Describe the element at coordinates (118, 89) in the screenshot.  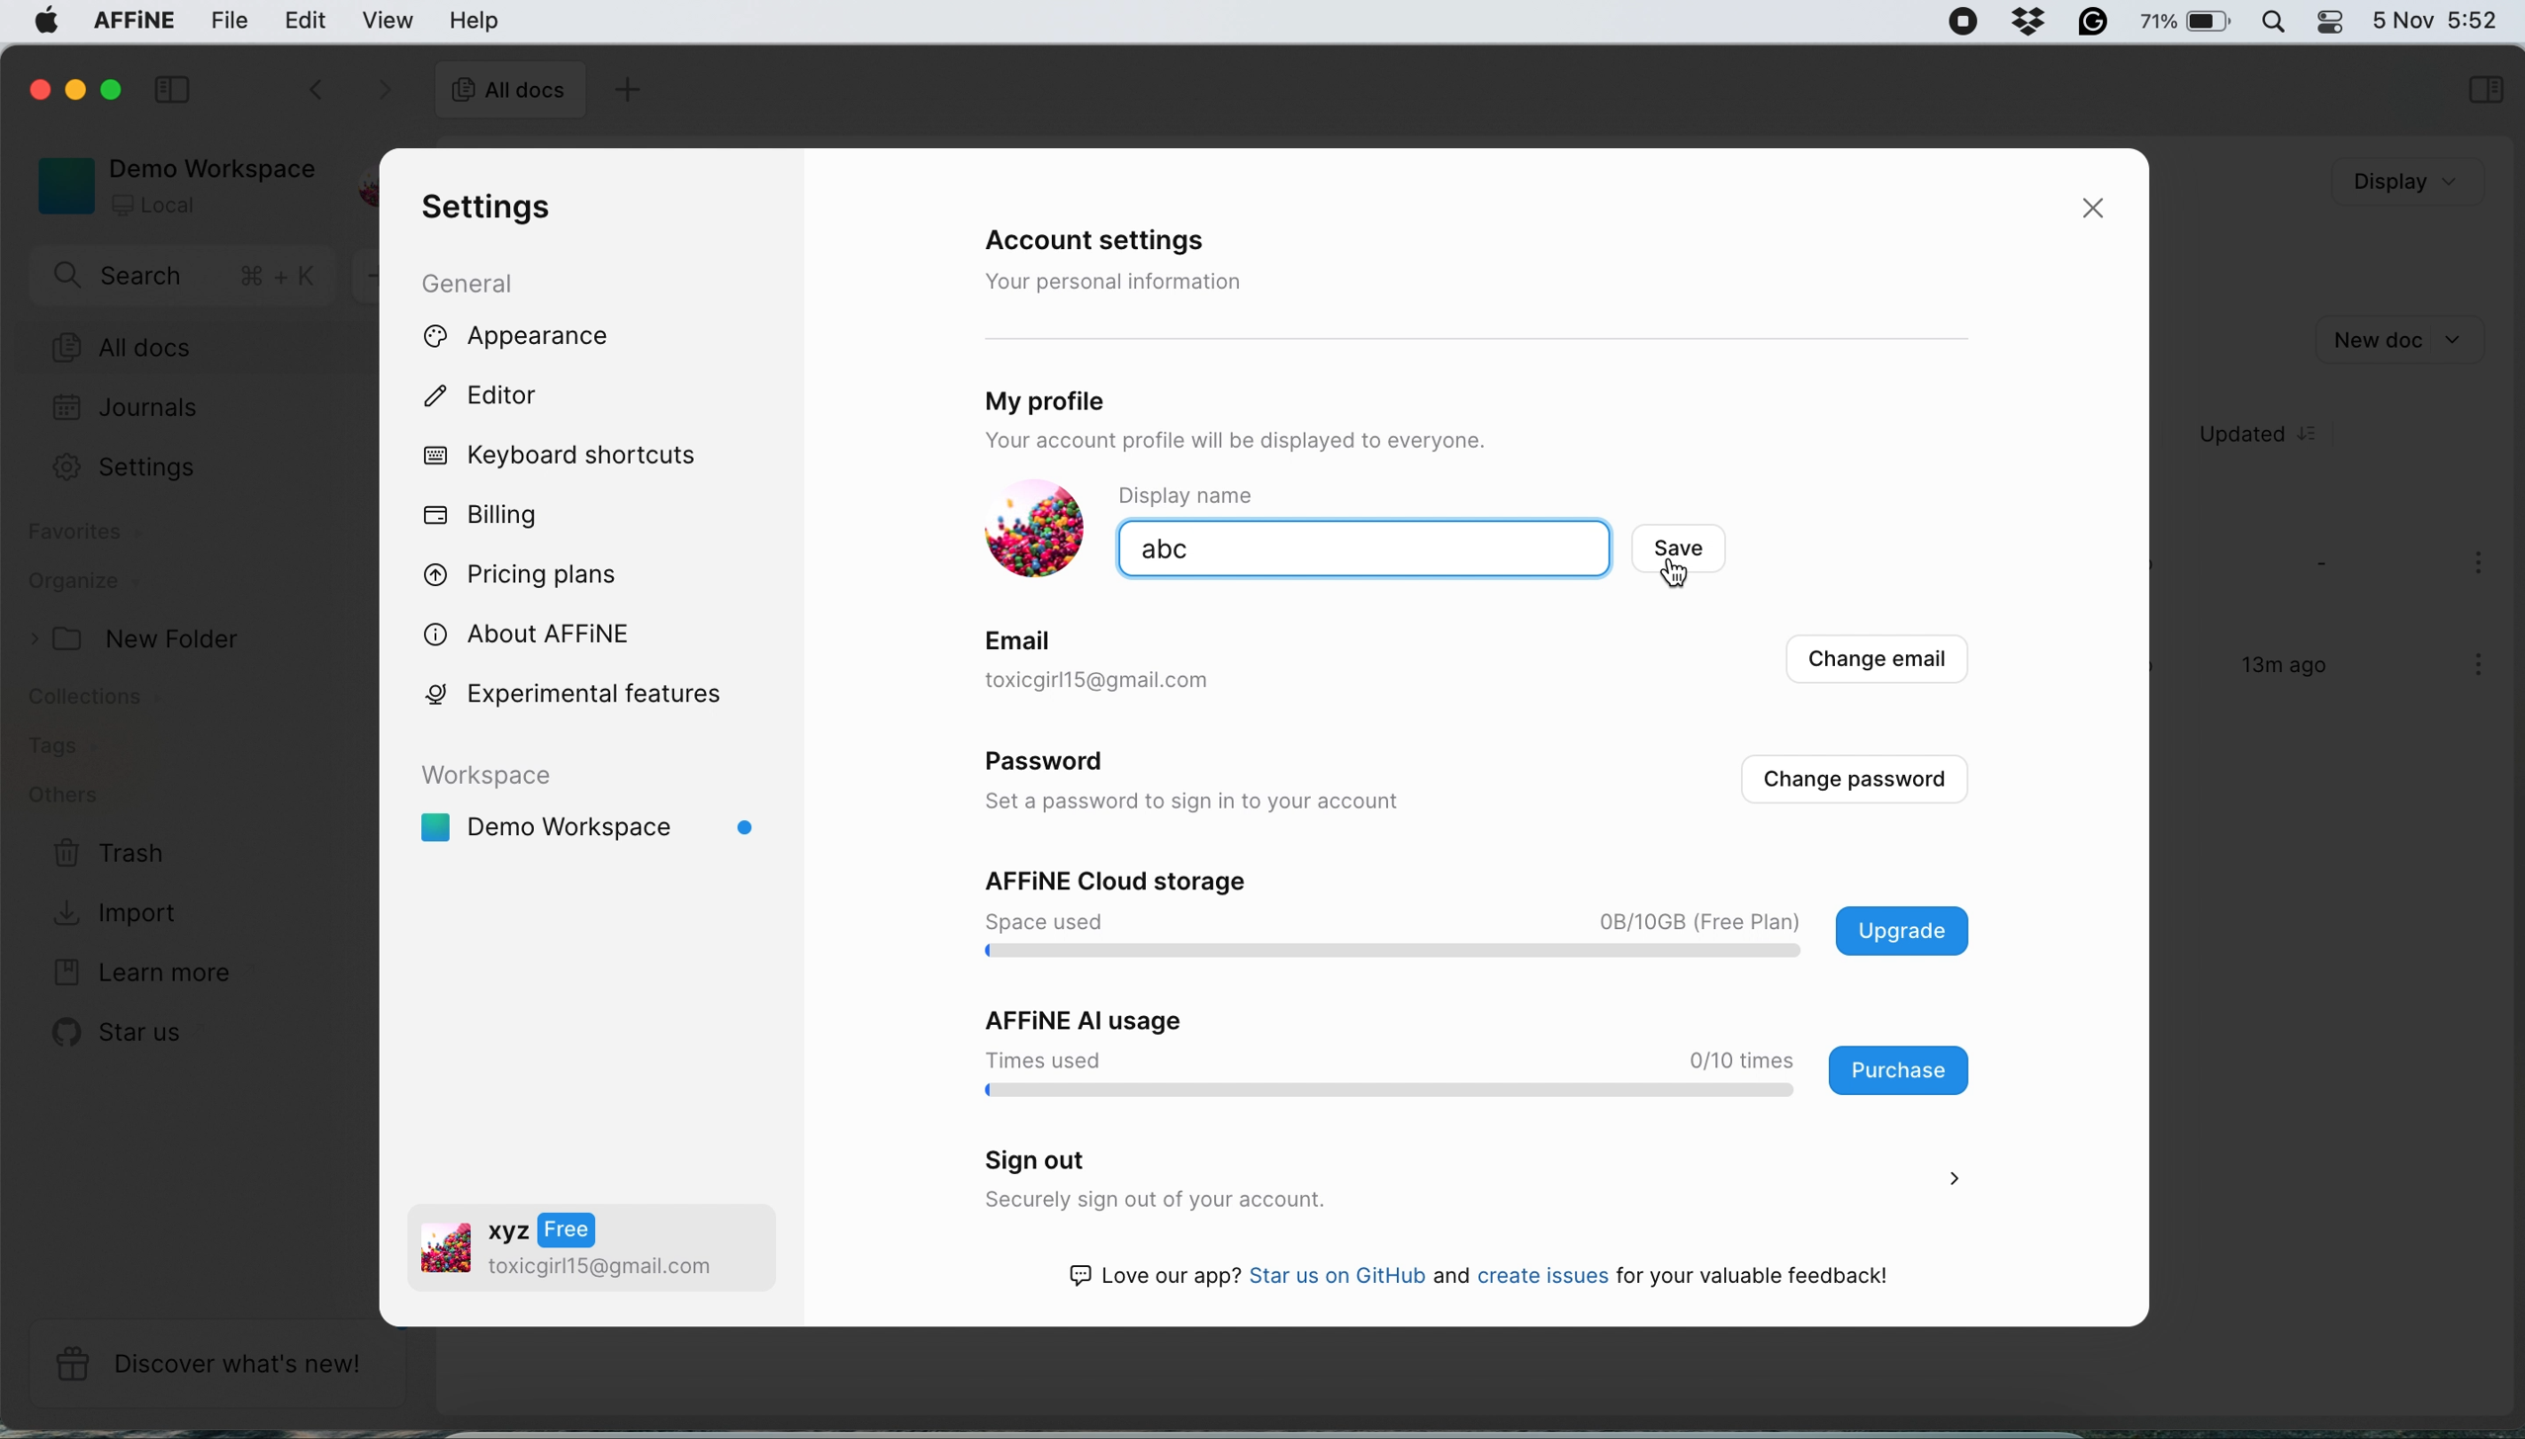
I see `maximise` at that location.